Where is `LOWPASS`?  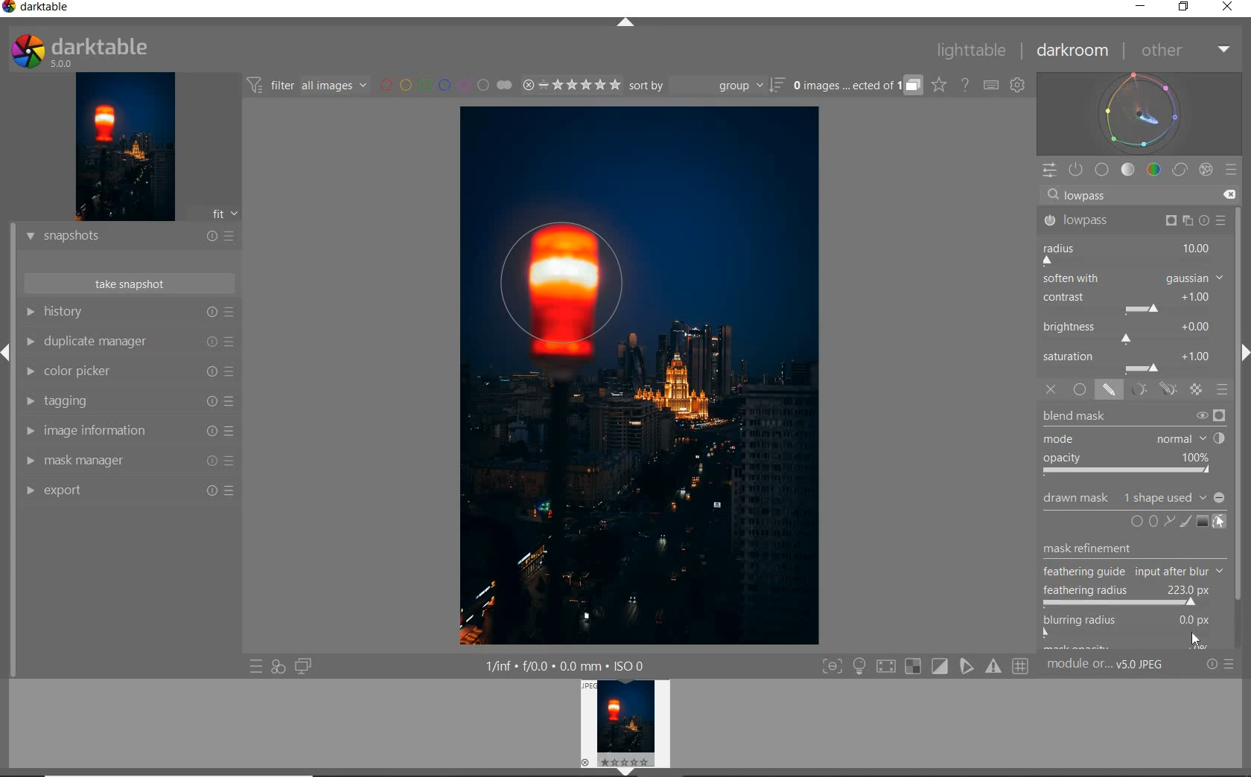 LOWPASS is located at coordinates (1135, 221).